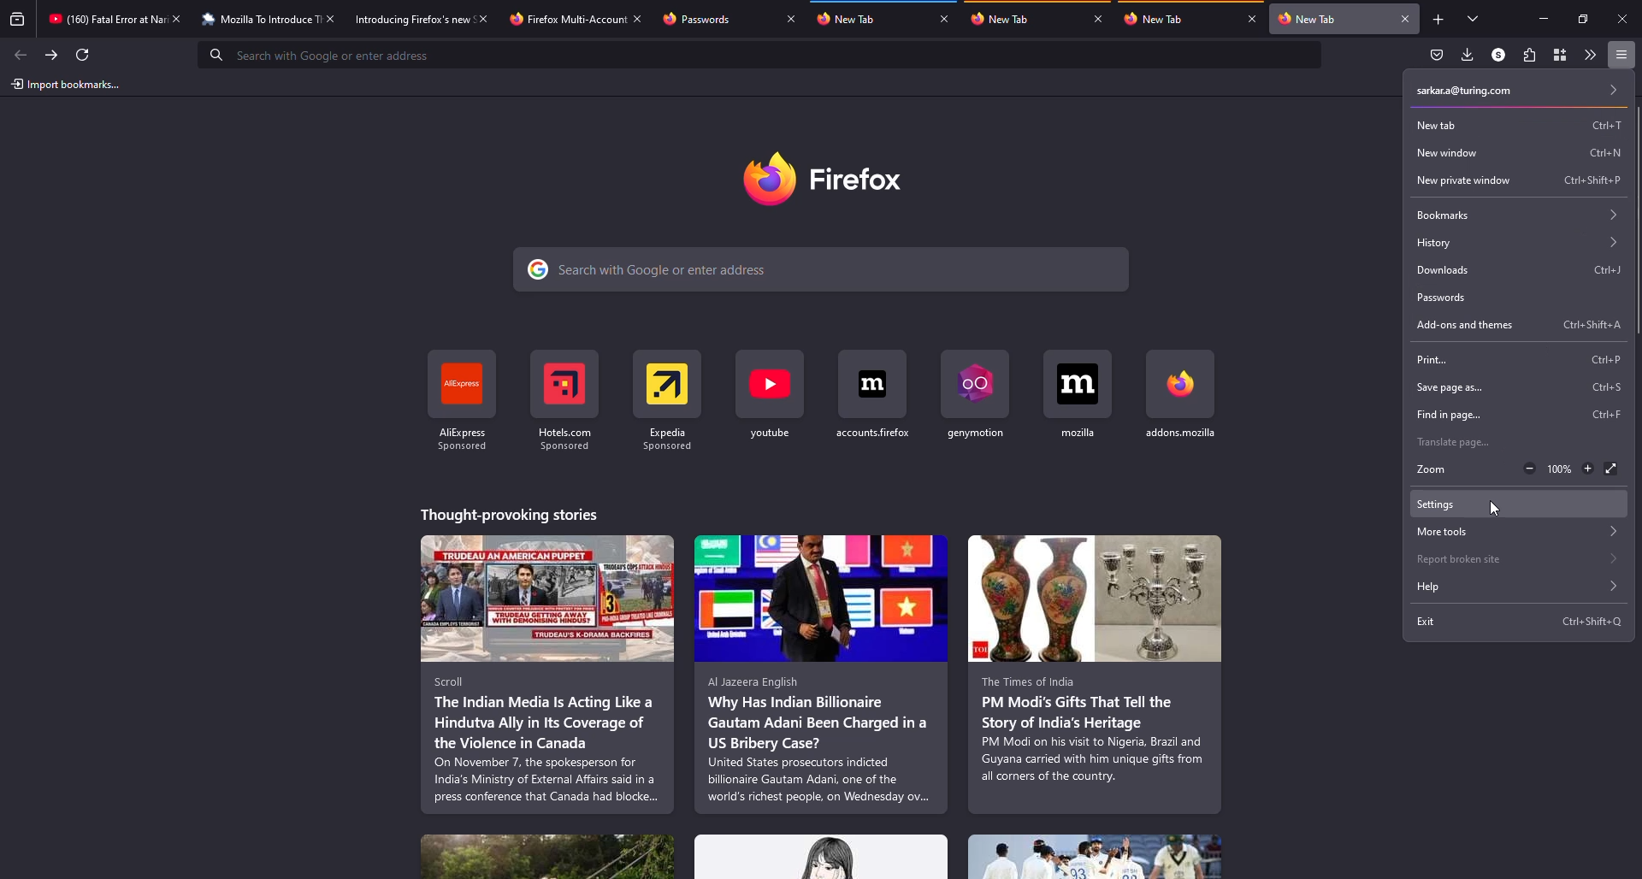 The width and height of the screenshot is (1642, 879). Describe the element at coordinates (1516, 126) in the screenshot. I see `new tab` at that location.